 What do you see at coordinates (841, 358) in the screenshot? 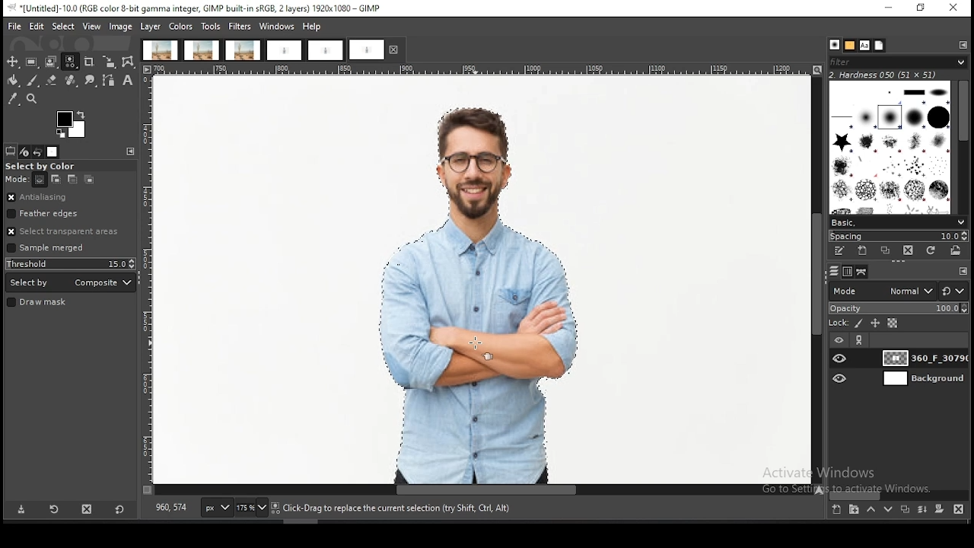
I see `layer visibility on/off` at bounding box center [841, 358].